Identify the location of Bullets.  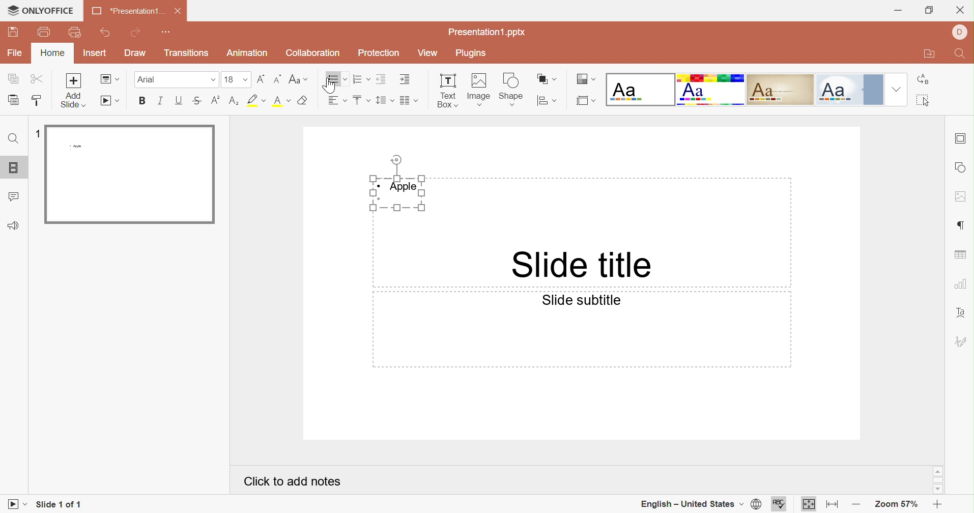
(364, 100).